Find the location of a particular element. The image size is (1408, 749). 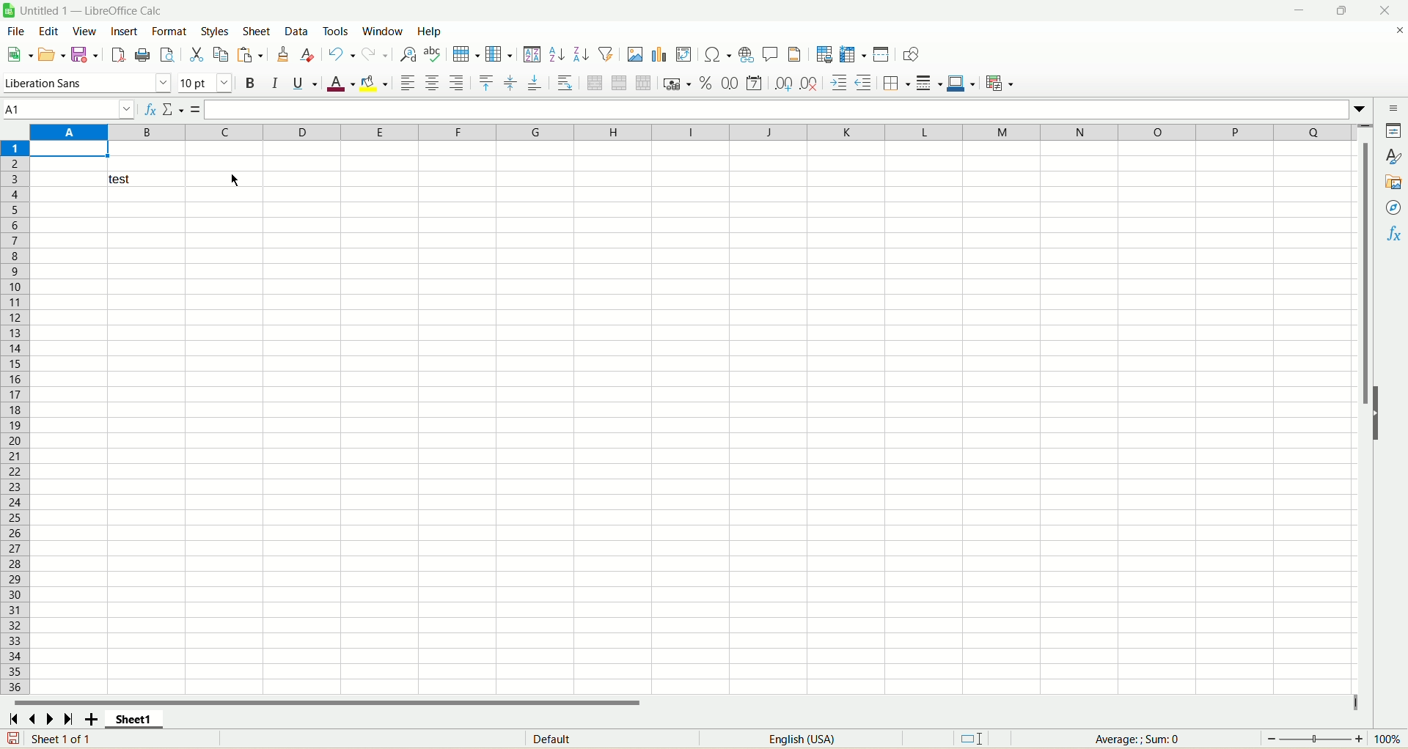

help is located at coordinates (430, 31).